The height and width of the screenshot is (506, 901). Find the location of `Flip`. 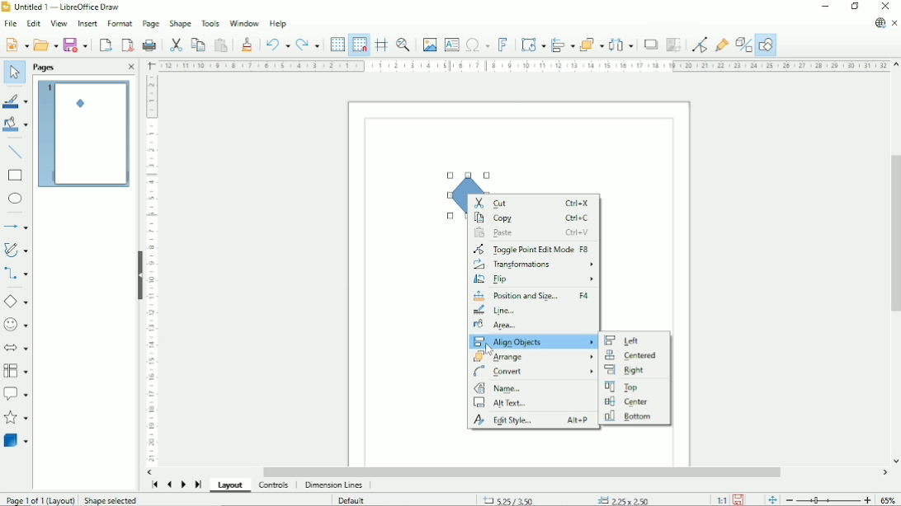

Flip is located at coordinates (533, 281).